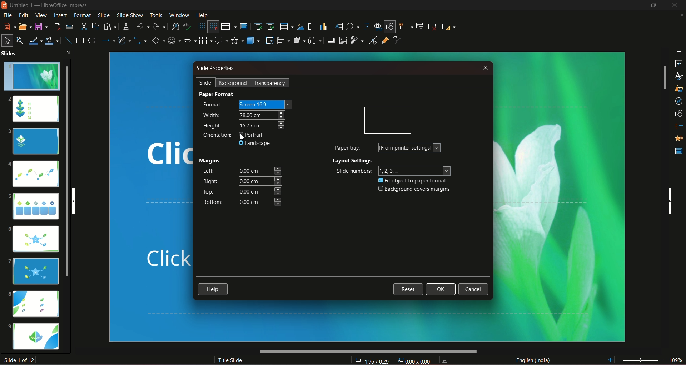 This screenshot has width=686, height=365. What do you see at coordinates (253, 40) in the screenshot?
I see `3D objects` at bounding box center [253, 40].